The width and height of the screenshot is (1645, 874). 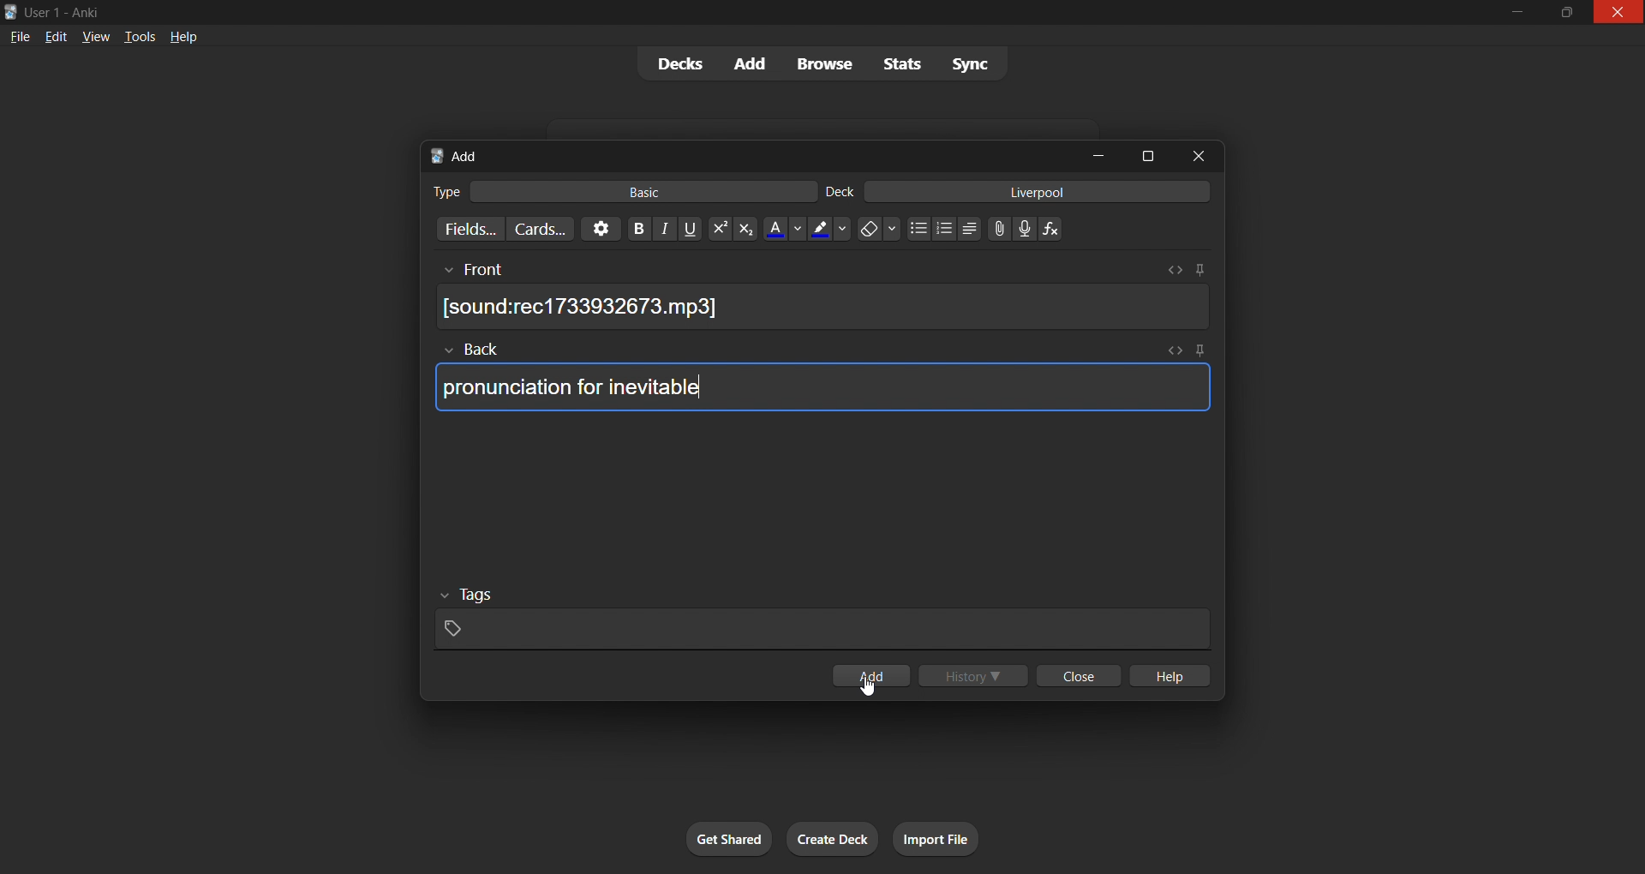 What do you see at coordinates (663, 230) in the screenshot?
I see `italic` at bounding box center [663, 230].